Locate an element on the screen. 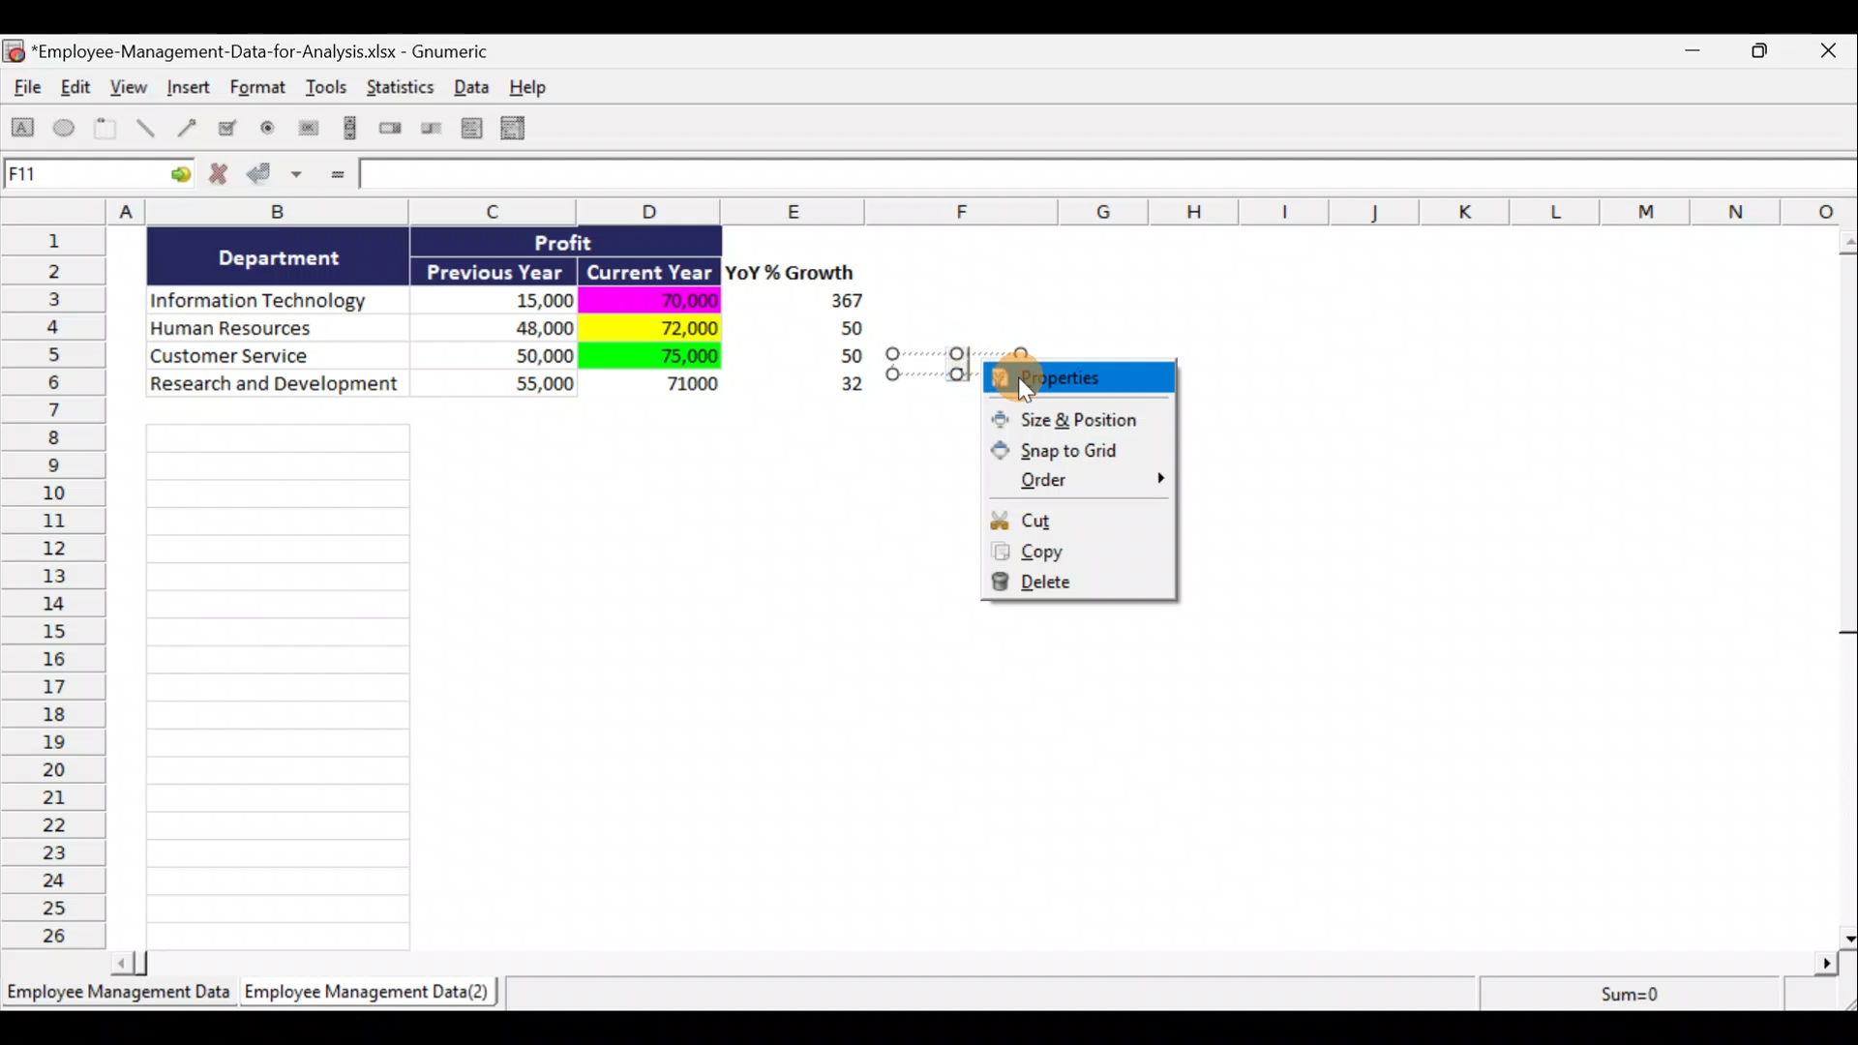 The width and height of the screenshot is (1858, 1045). Size & position is located at coordinates (1070, 418).